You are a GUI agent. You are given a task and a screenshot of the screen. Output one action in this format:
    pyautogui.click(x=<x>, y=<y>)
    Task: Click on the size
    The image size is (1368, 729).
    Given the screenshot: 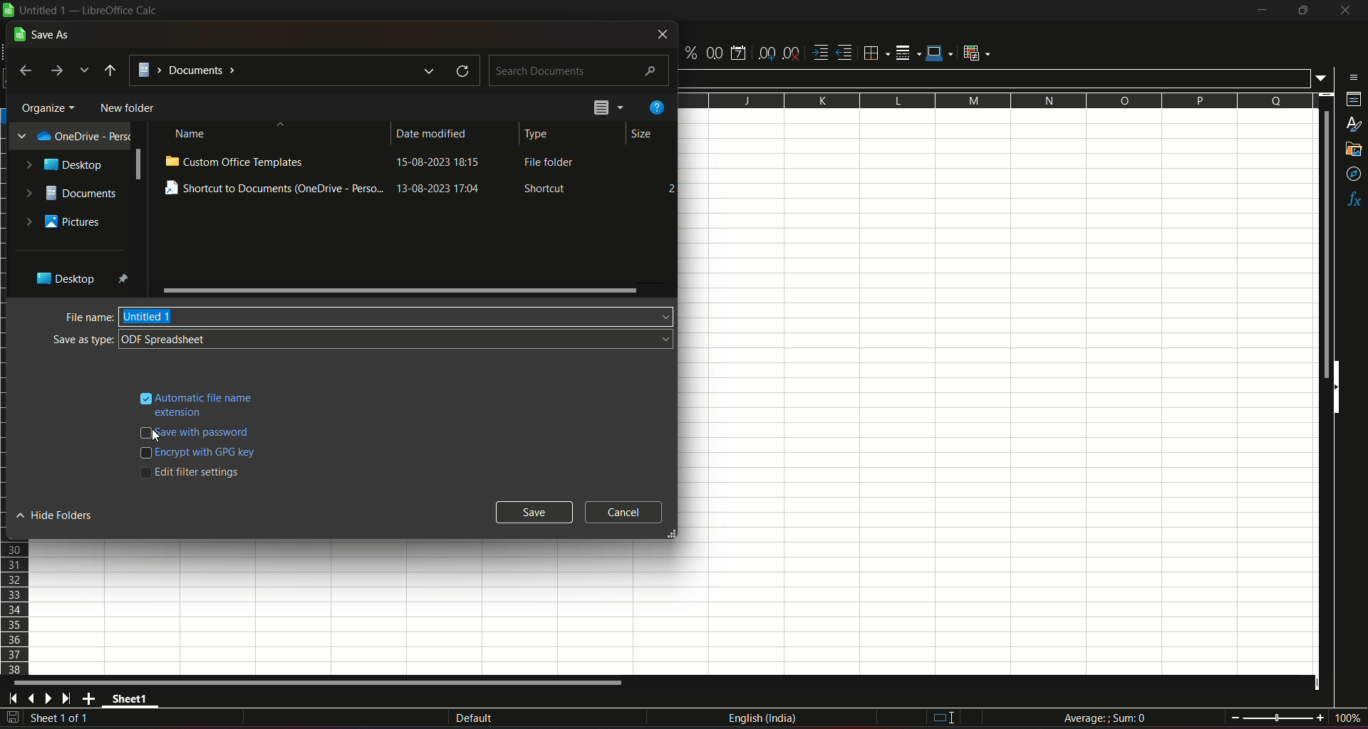 What is the action you would take?
    pyautogui.click(x=641, y=136)
    